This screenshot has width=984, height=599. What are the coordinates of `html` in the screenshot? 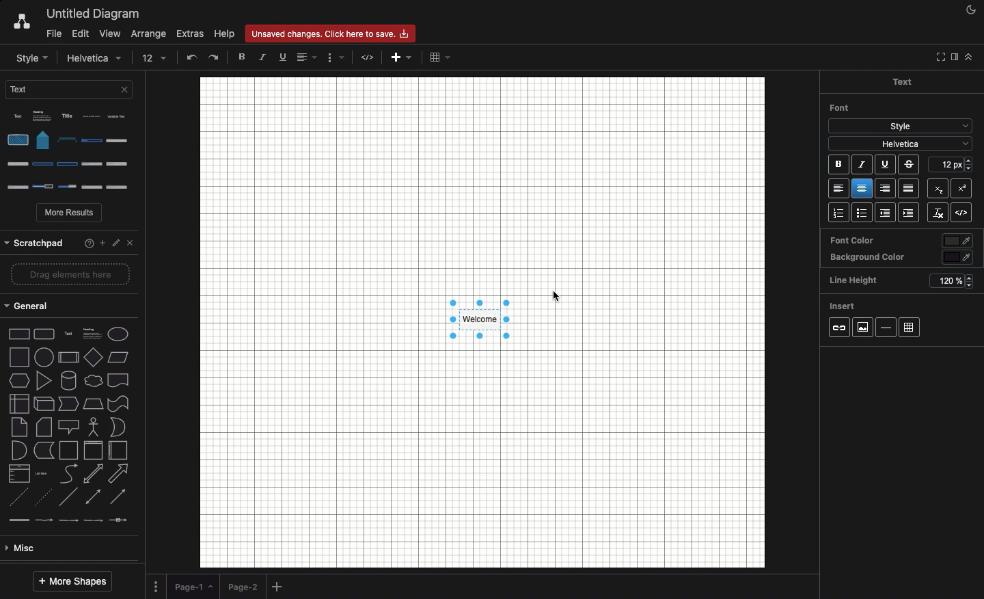 It's located at (961, 213).